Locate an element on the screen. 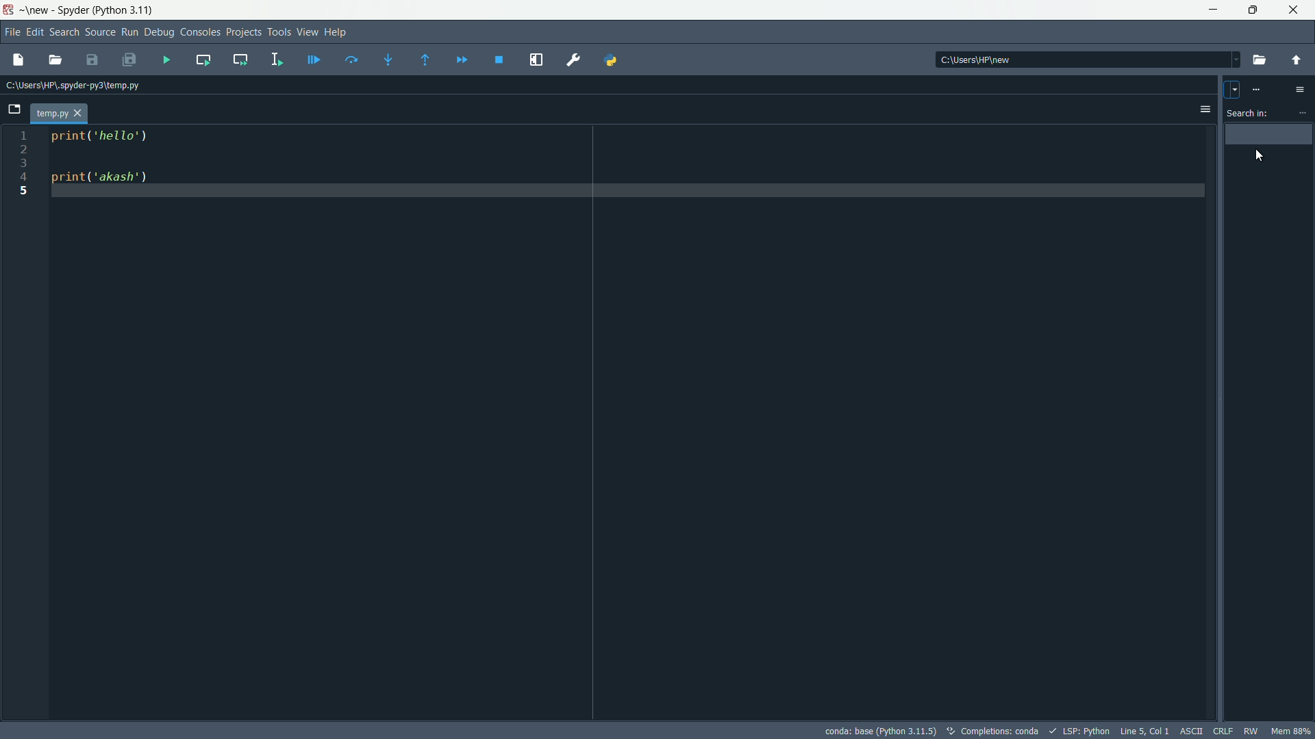 Image resolution: width=1315 pixels, height=739 pixels. save all files is located at coordinates (131, 59).